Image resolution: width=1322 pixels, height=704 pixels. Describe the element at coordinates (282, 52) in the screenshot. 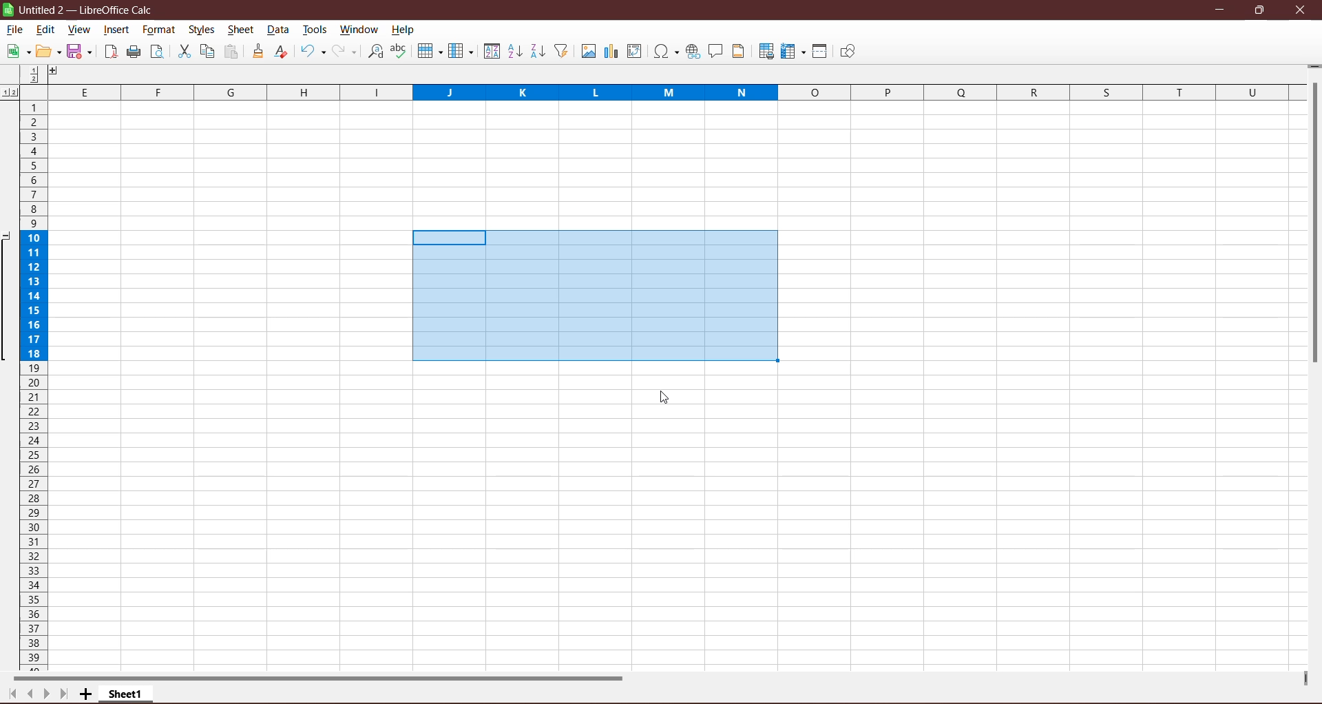

I see `Clear Formatting` at that location.